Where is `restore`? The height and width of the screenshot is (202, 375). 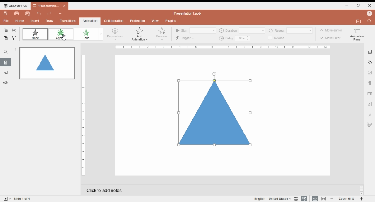
restore is located at coordinates (359, 6).